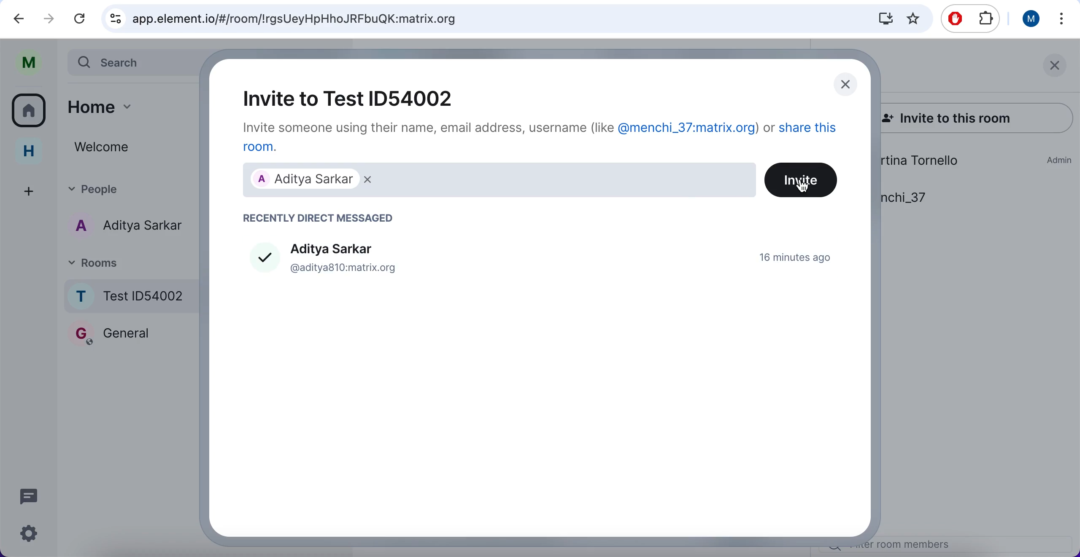 The height and width of the screenshot is (557, 1080). Describe the element at coordinates (803, 187) in the screenshot. I see `cursor` at that location.